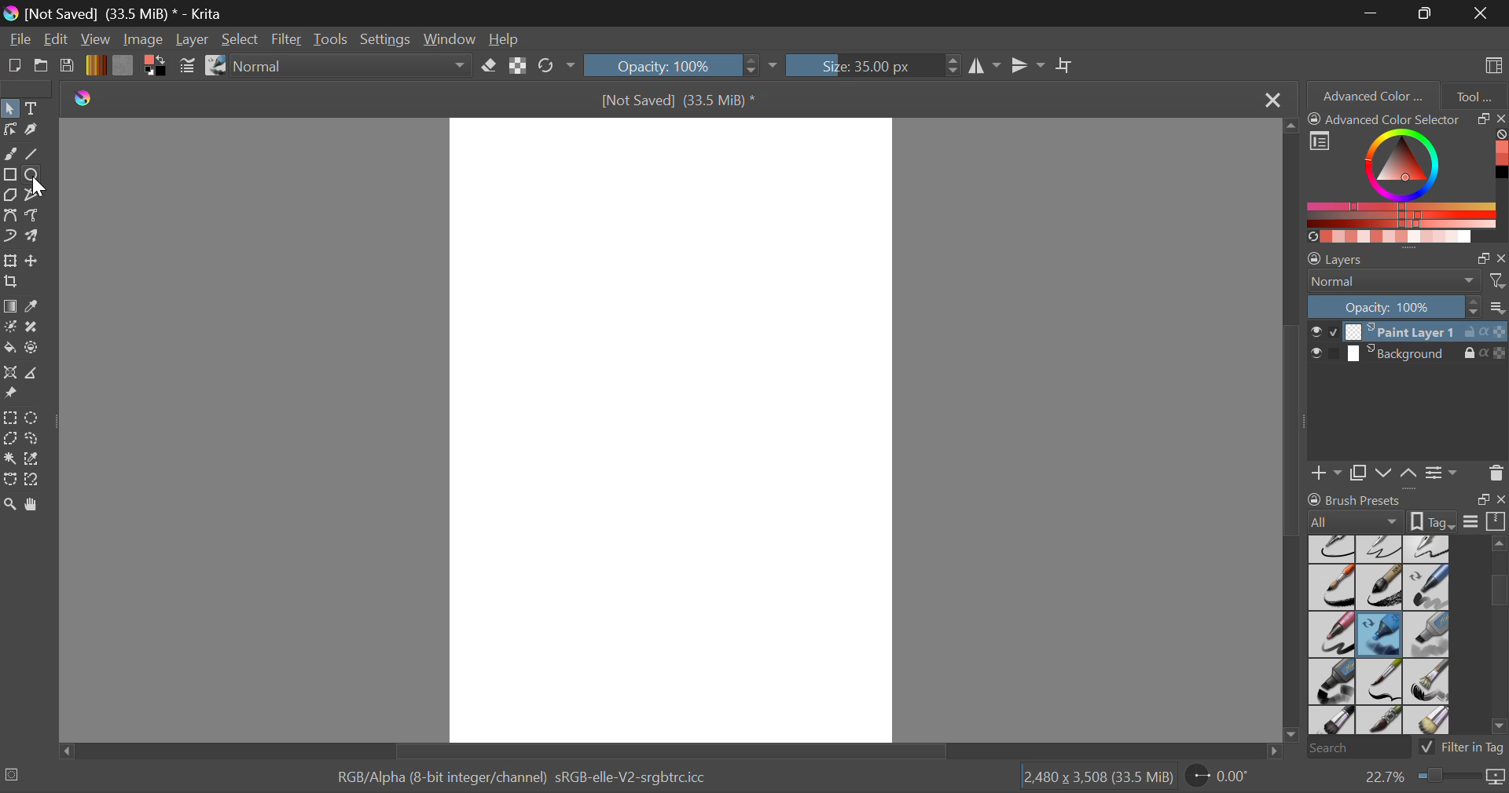 The image size is (1509, 793). I want to click on Bristles-2 Flat Rough, so click(1429, 682).